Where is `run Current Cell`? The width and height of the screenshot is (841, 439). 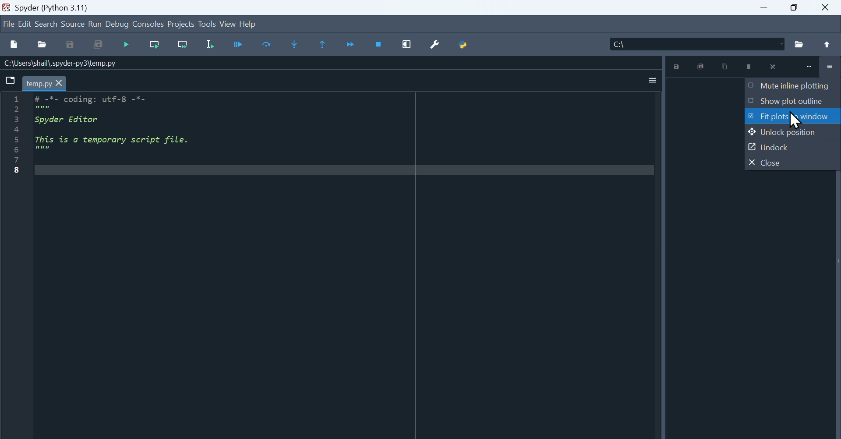 run Current Cell is located at coordinates (237, 43).